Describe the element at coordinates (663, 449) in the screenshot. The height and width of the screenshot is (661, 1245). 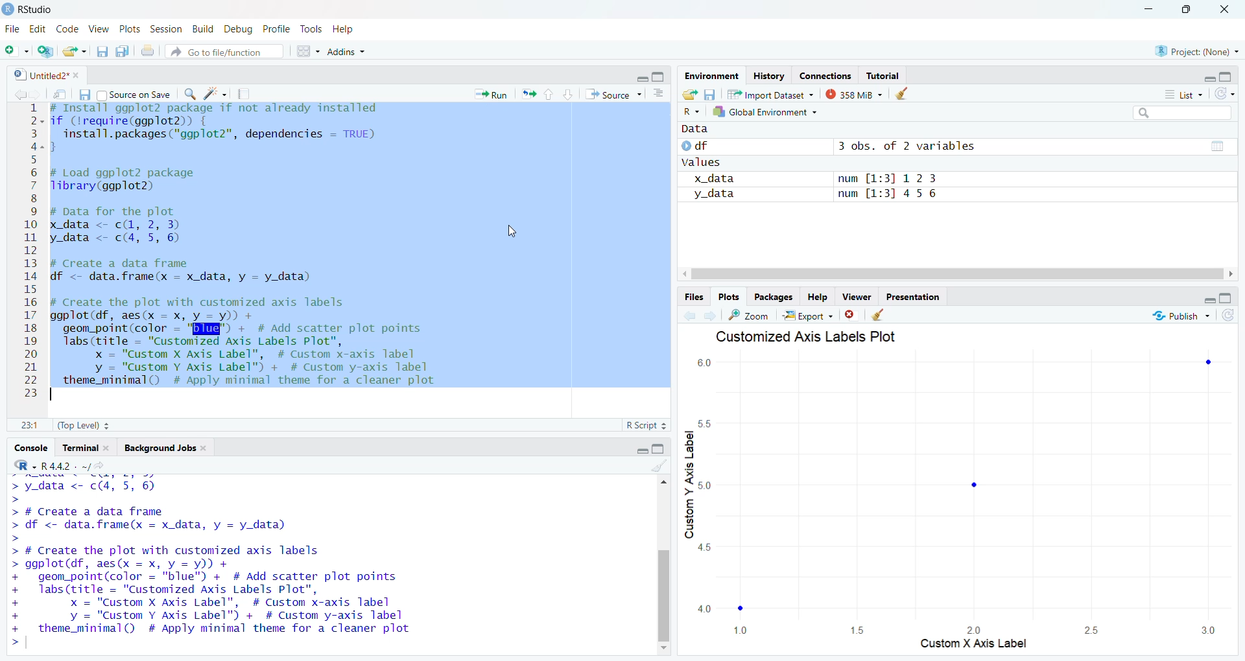
I see `maximise` at that location.